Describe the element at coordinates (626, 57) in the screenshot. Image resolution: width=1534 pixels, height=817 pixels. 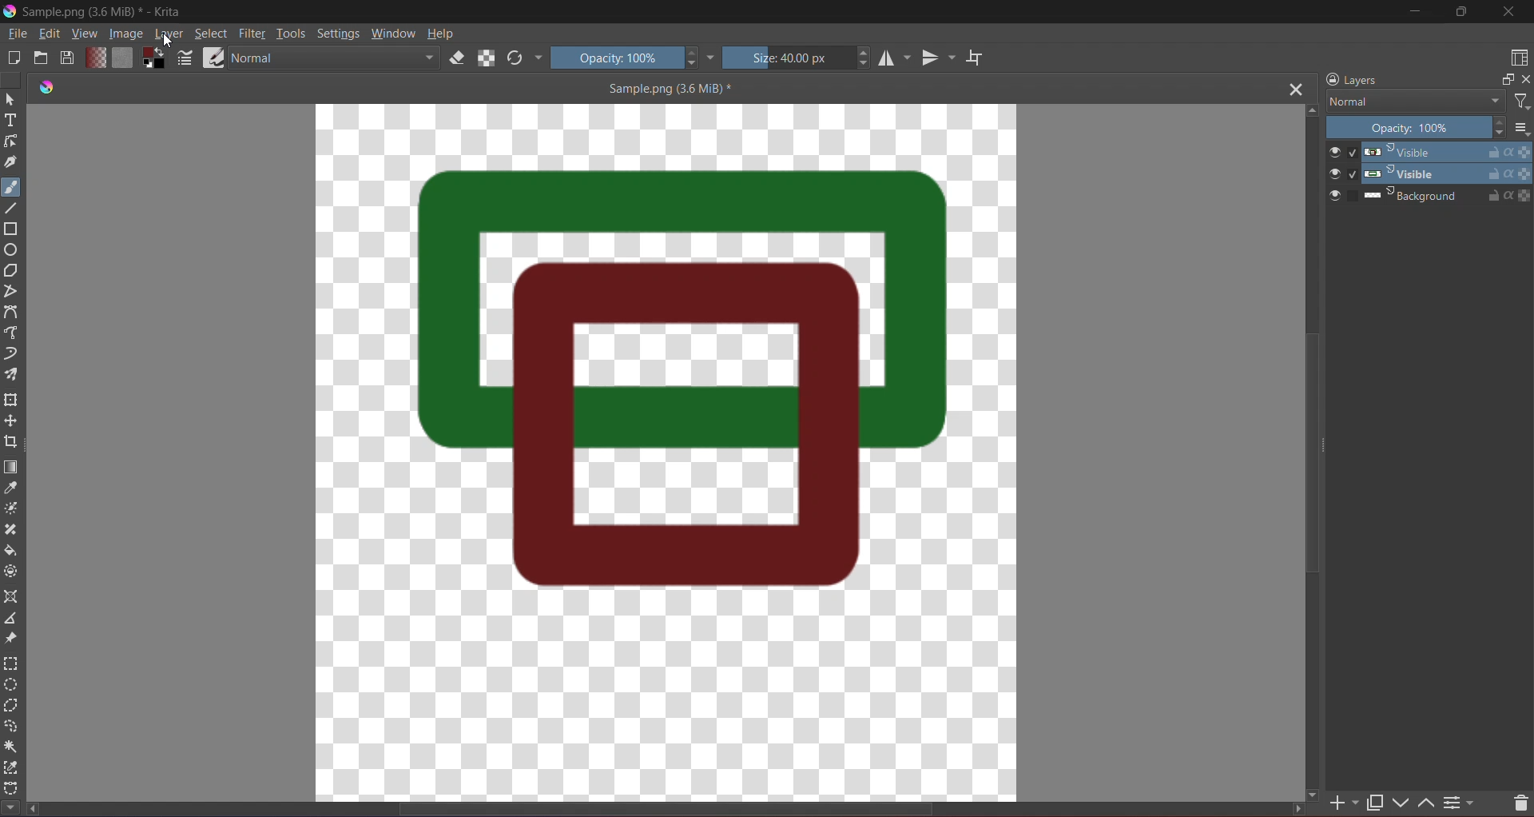
I see `Opacity` at that location.